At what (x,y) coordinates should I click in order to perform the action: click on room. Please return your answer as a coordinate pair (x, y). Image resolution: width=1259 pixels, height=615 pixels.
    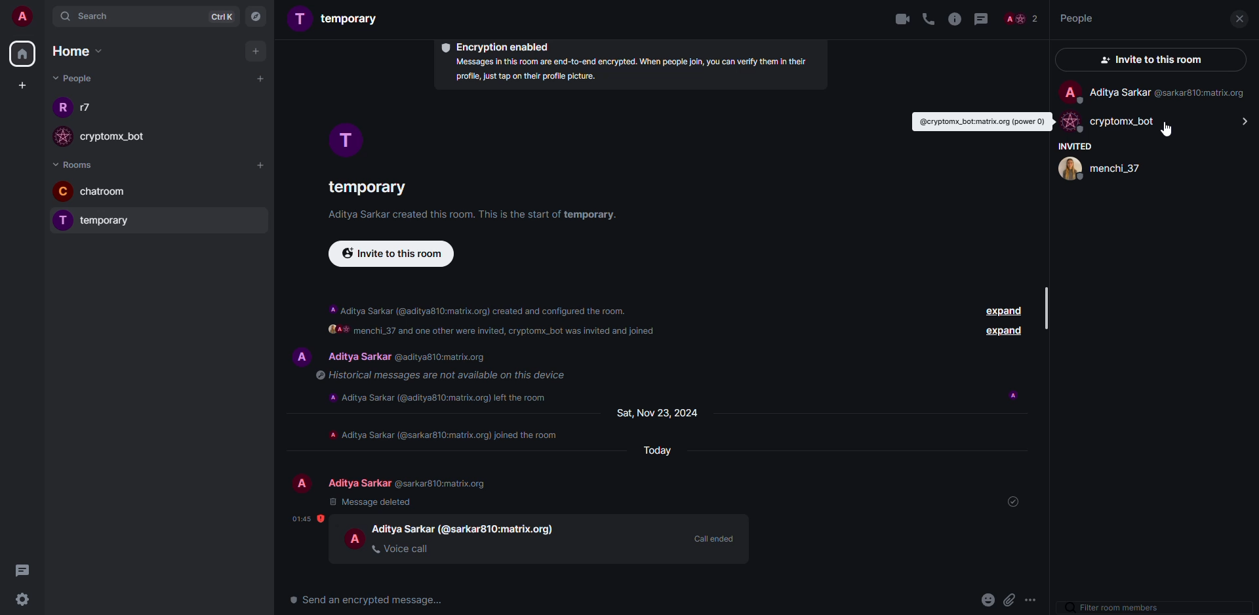
    Looking at the image, I should click on (116, 193).